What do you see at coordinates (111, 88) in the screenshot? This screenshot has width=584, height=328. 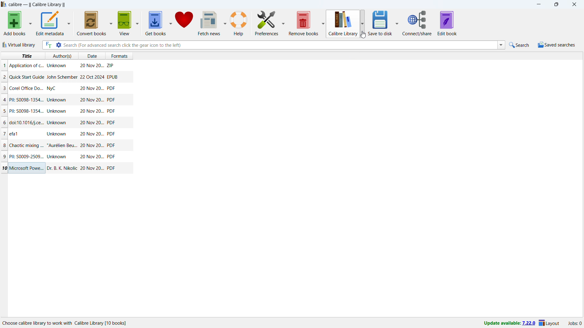 I see `PDF` at bounding box center [111, 88].